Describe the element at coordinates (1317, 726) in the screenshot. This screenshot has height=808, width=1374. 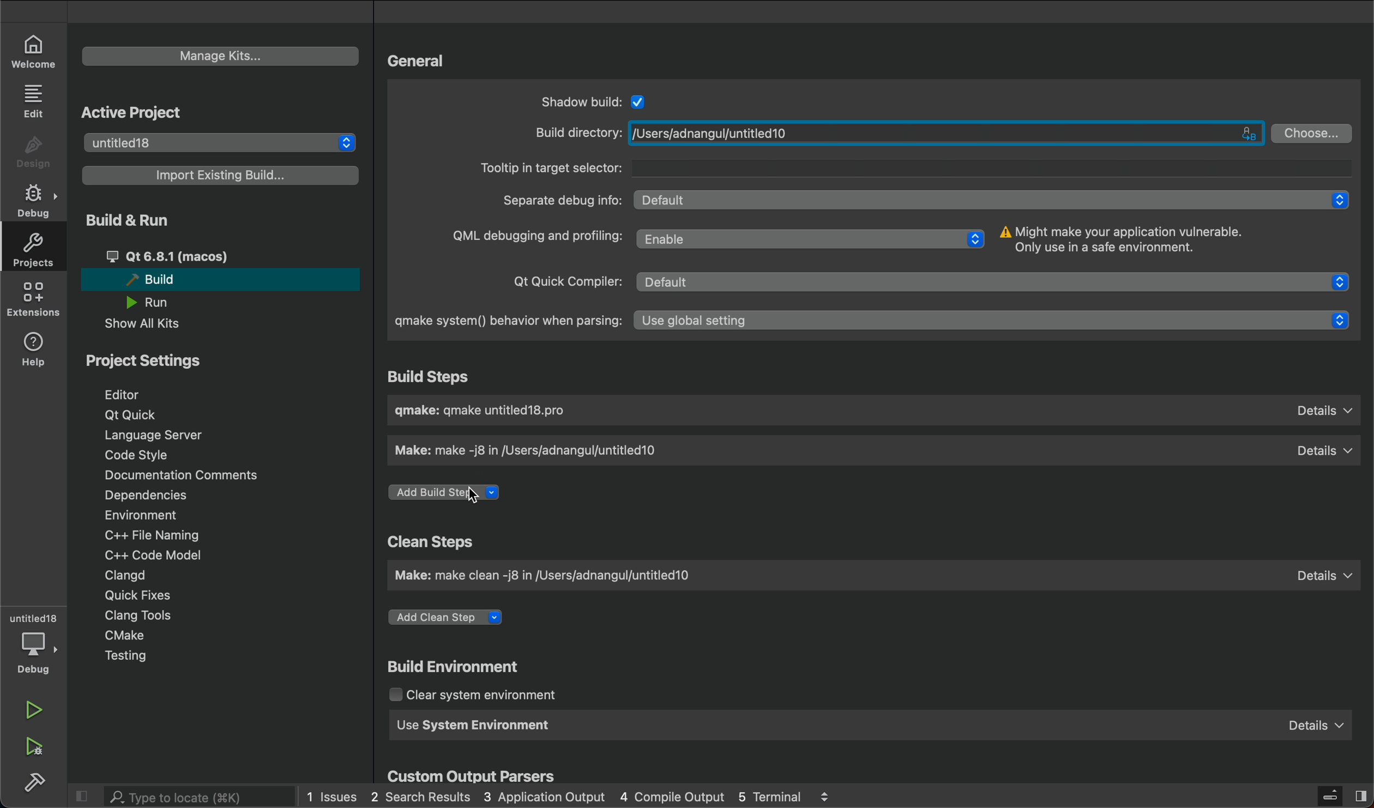
I see `Details` at that location.